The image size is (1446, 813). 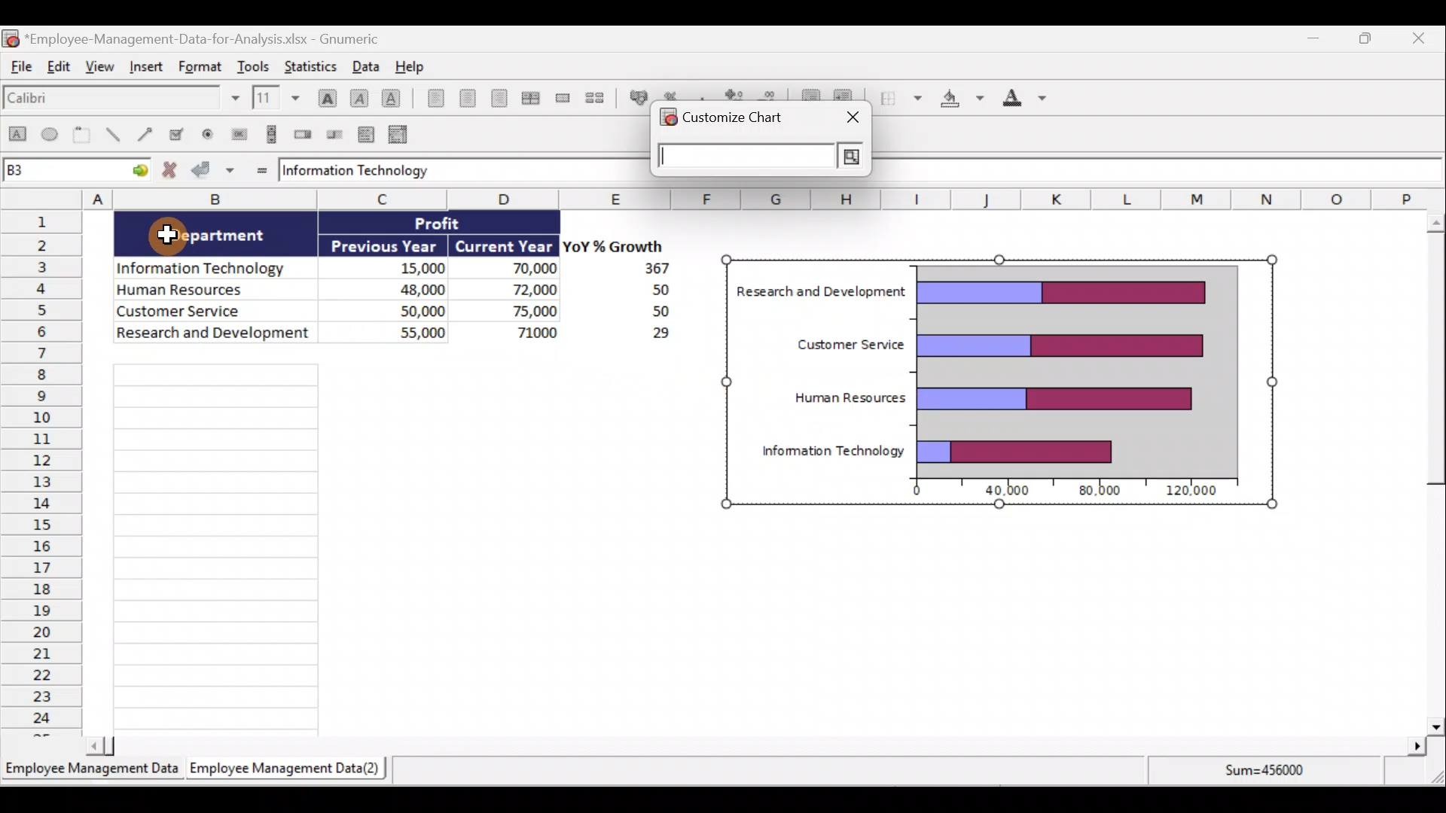 I want to click on Accept change, so click(x=215, y=169).